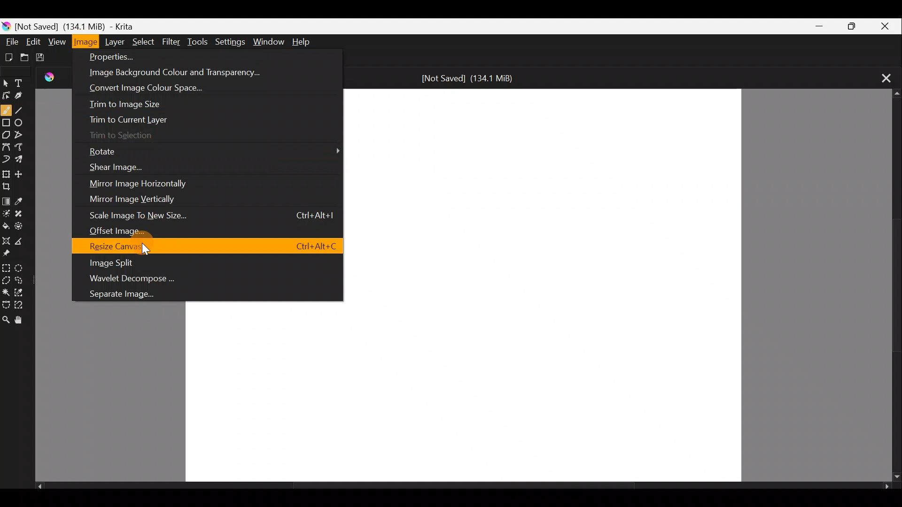 The height and width of the screenshot is (507, 902). What do you see at coordinates (6, 303) in the screenshot?
I see `Bezier curve selection tool` at bounding box center [6, 303].